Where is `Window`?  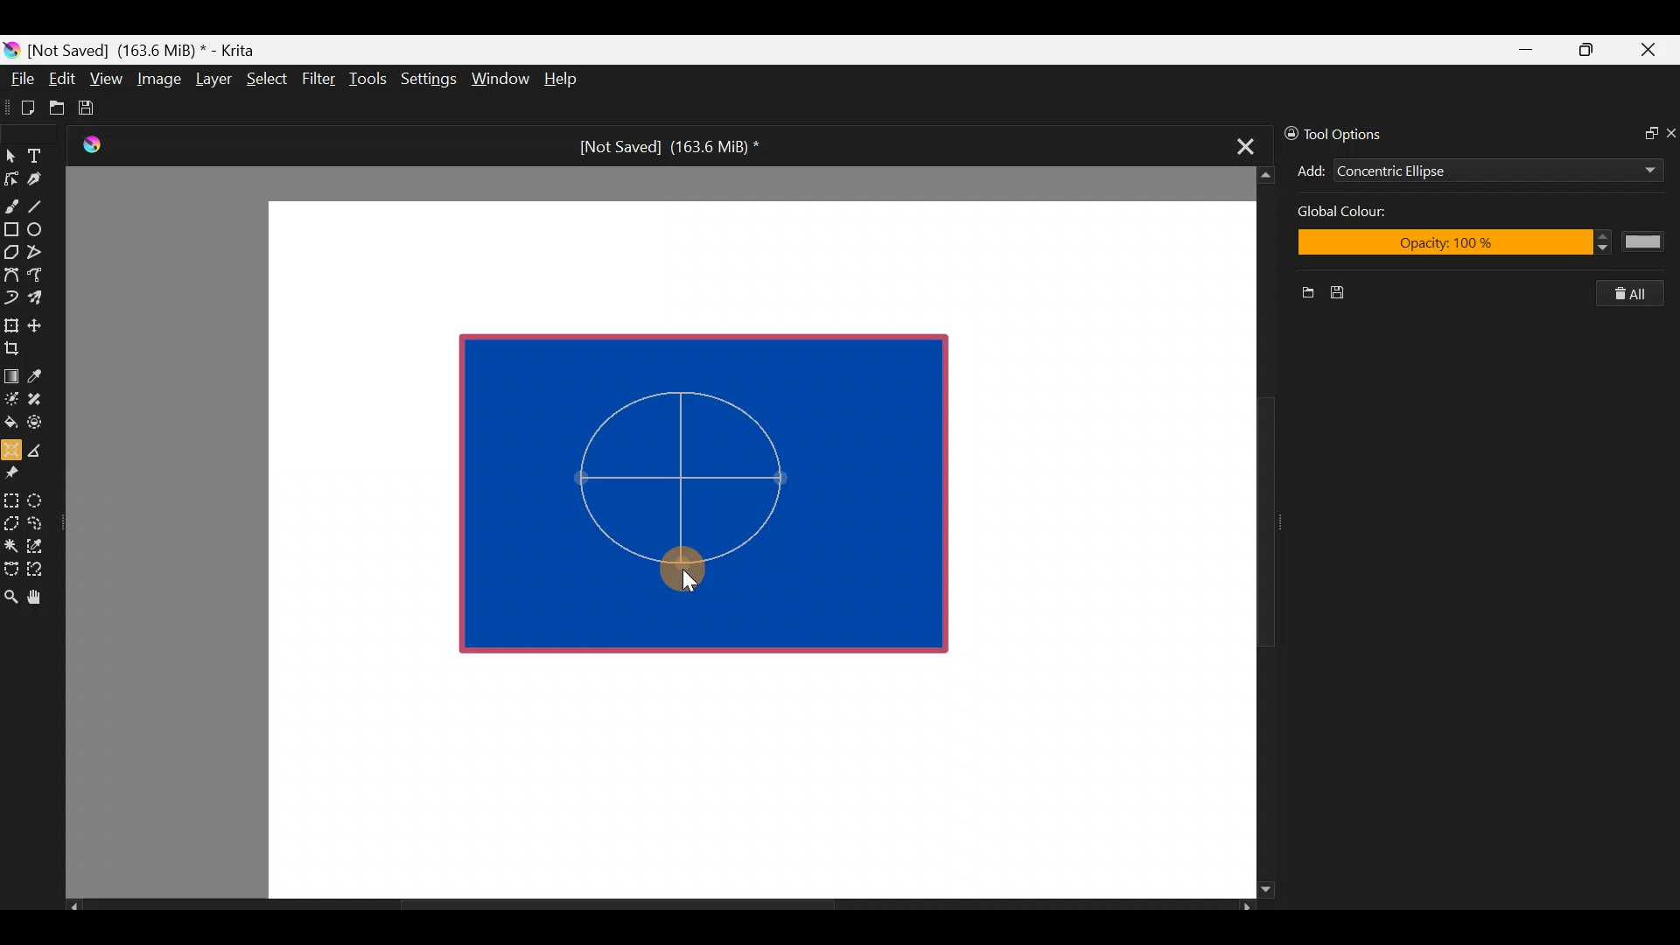
Window is located at coordinates (500, 80).